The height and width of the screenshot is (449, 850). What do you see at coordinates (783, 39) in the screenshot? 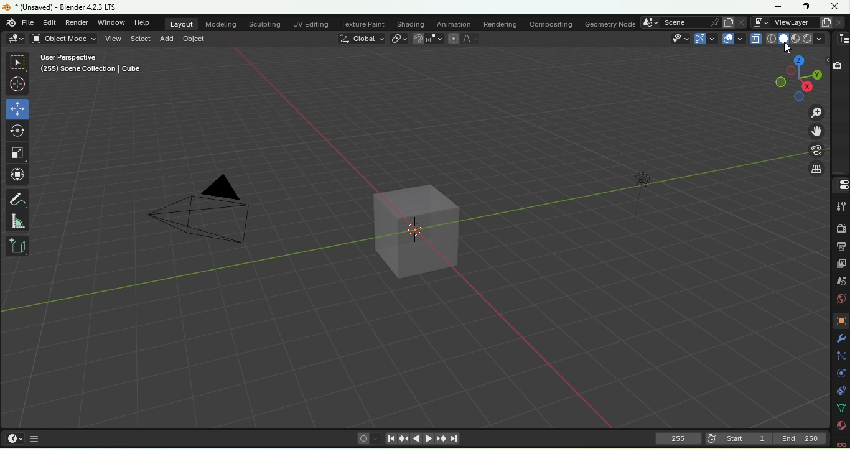
I see `Viewport shading: Solid` at bounding box center [783, 39].